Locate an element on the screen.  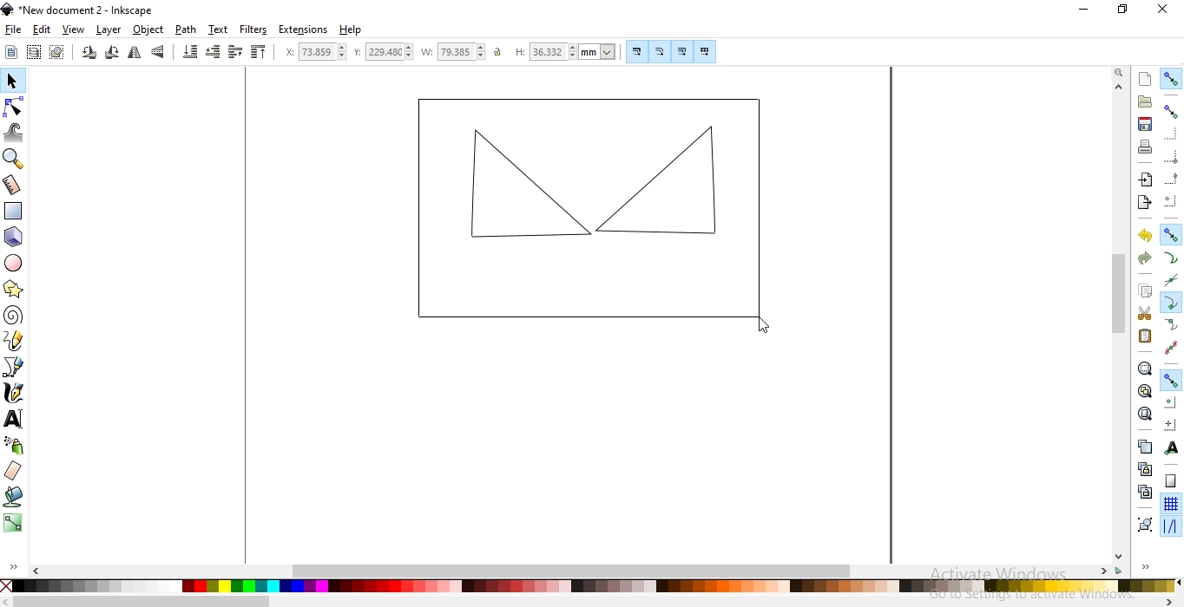
create spirals is located at coordinates (15, 316).